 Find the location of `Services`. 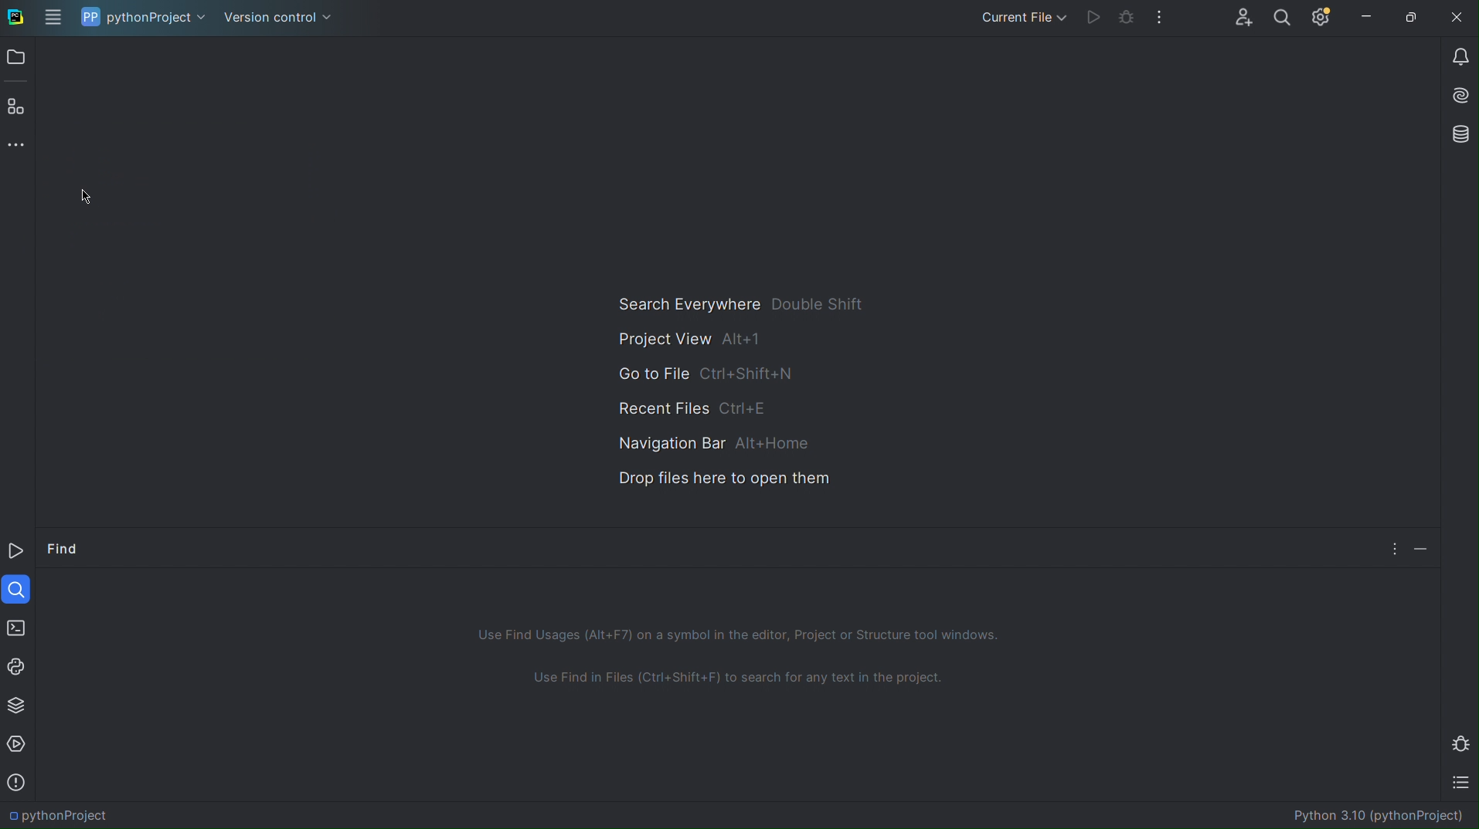

Services is located at coordinates (19, 744).